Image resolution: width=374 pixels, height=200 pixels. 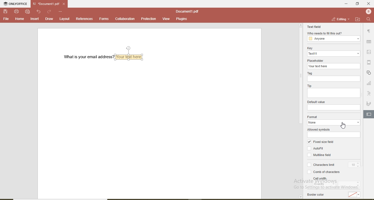 What do you see at coordinates (324, 185) in the screenshot?
I see `exactly` at bounding box center [324, 185].